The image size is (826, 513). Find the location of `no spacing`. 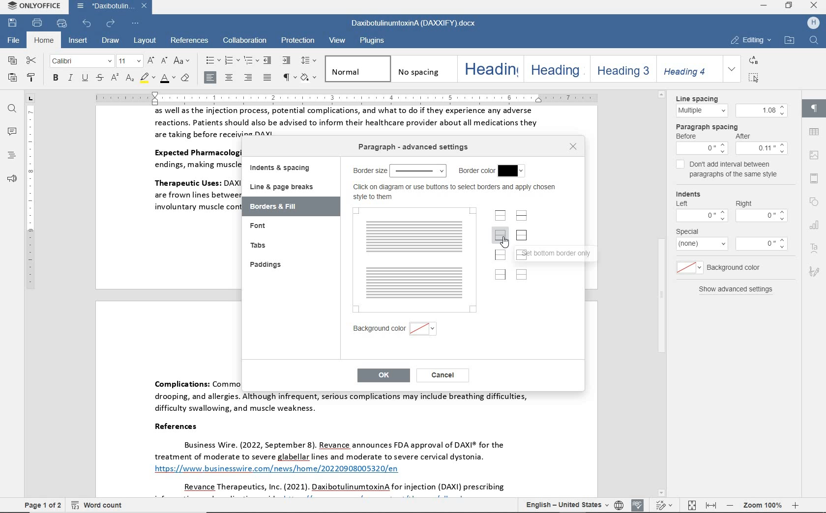

no spacing is located at coordinates (422, 68).